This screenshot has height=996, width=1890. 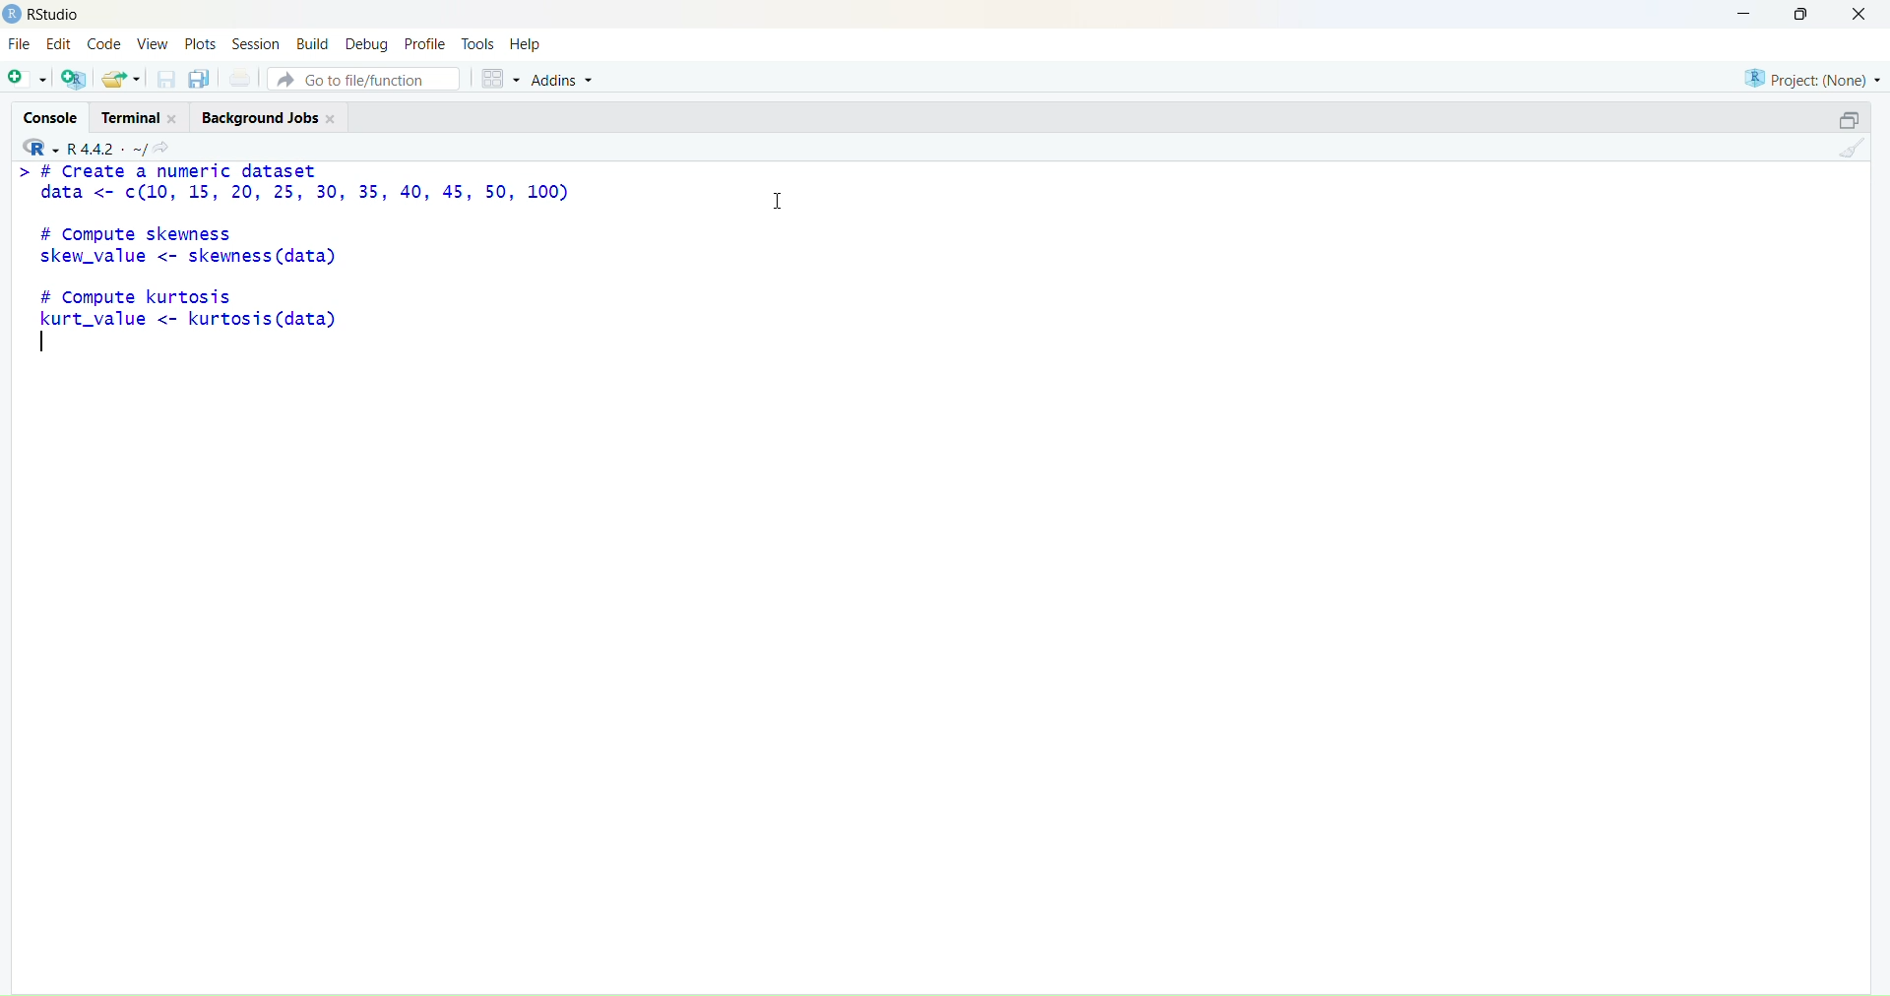 What do you see at coordinates (497, 77) in the screenshot?
I see `Workspace panes` at bounding box center [497, 77].